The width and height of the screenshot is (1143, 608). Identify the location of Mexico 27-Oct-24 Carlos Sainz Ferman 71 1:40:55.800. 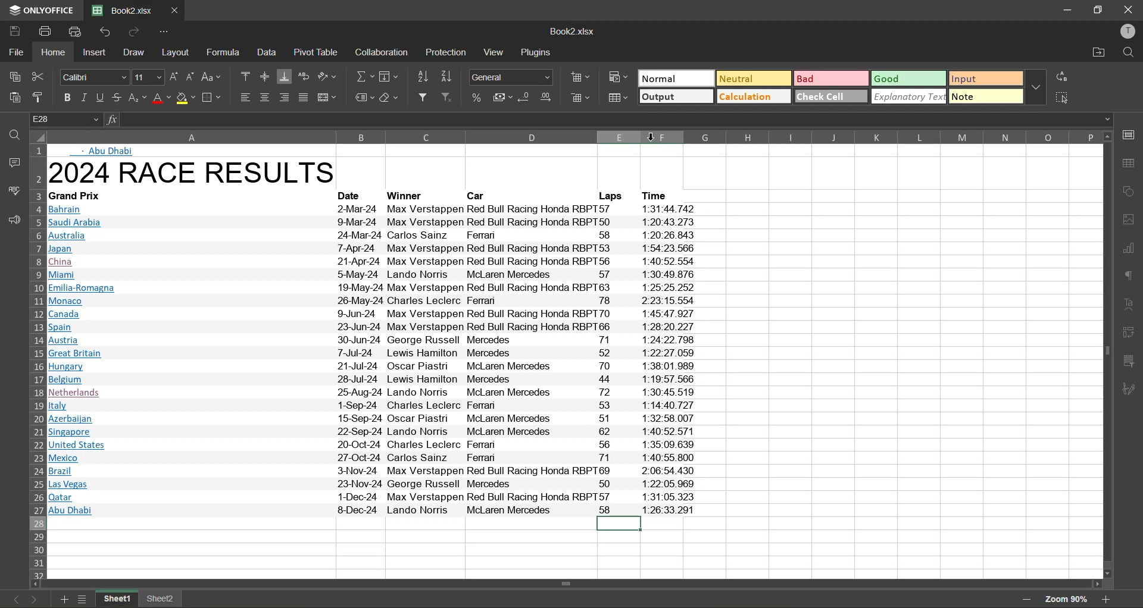
(373, 457).